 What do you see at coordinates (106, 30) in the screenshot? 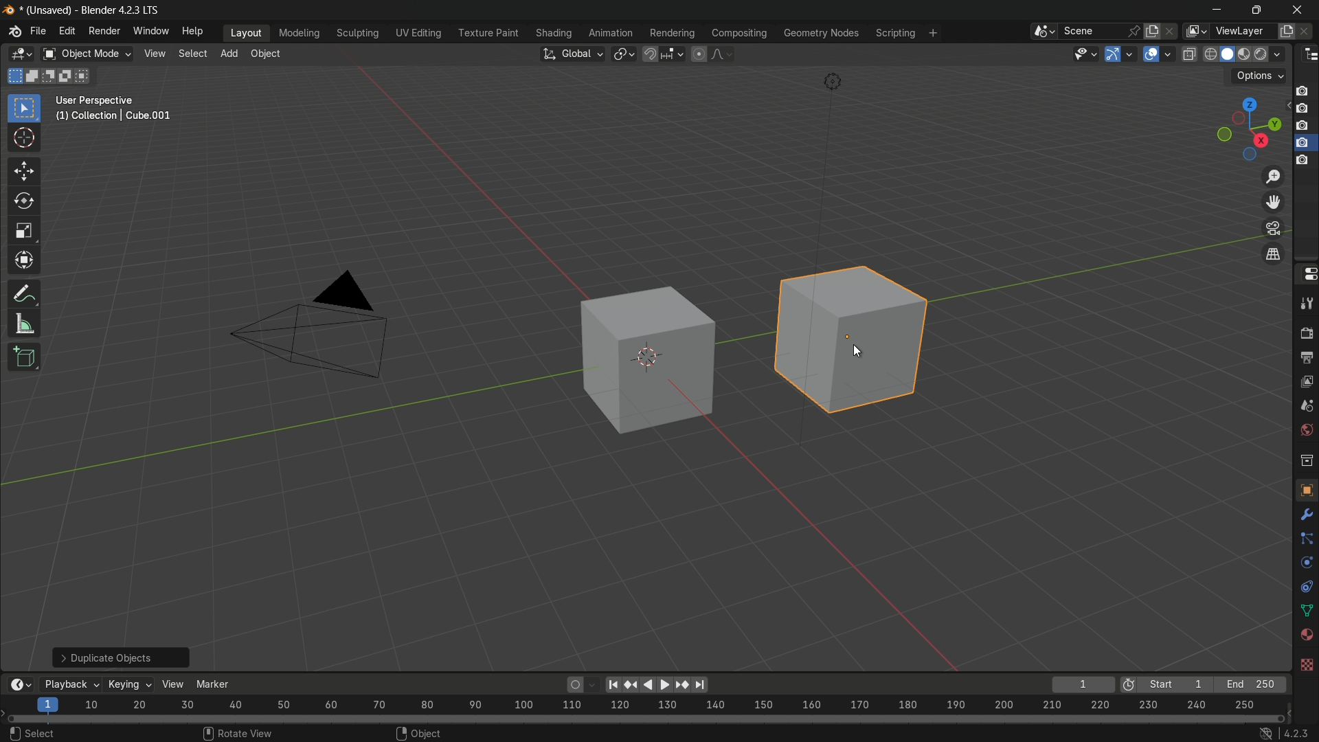
I see `render menu` at bounding box center [106, 30].